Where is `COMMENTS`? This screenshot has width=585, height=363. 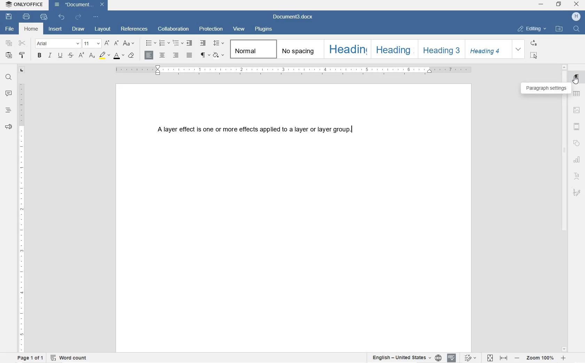
COMMENTS is located at coordinates (8, 94).